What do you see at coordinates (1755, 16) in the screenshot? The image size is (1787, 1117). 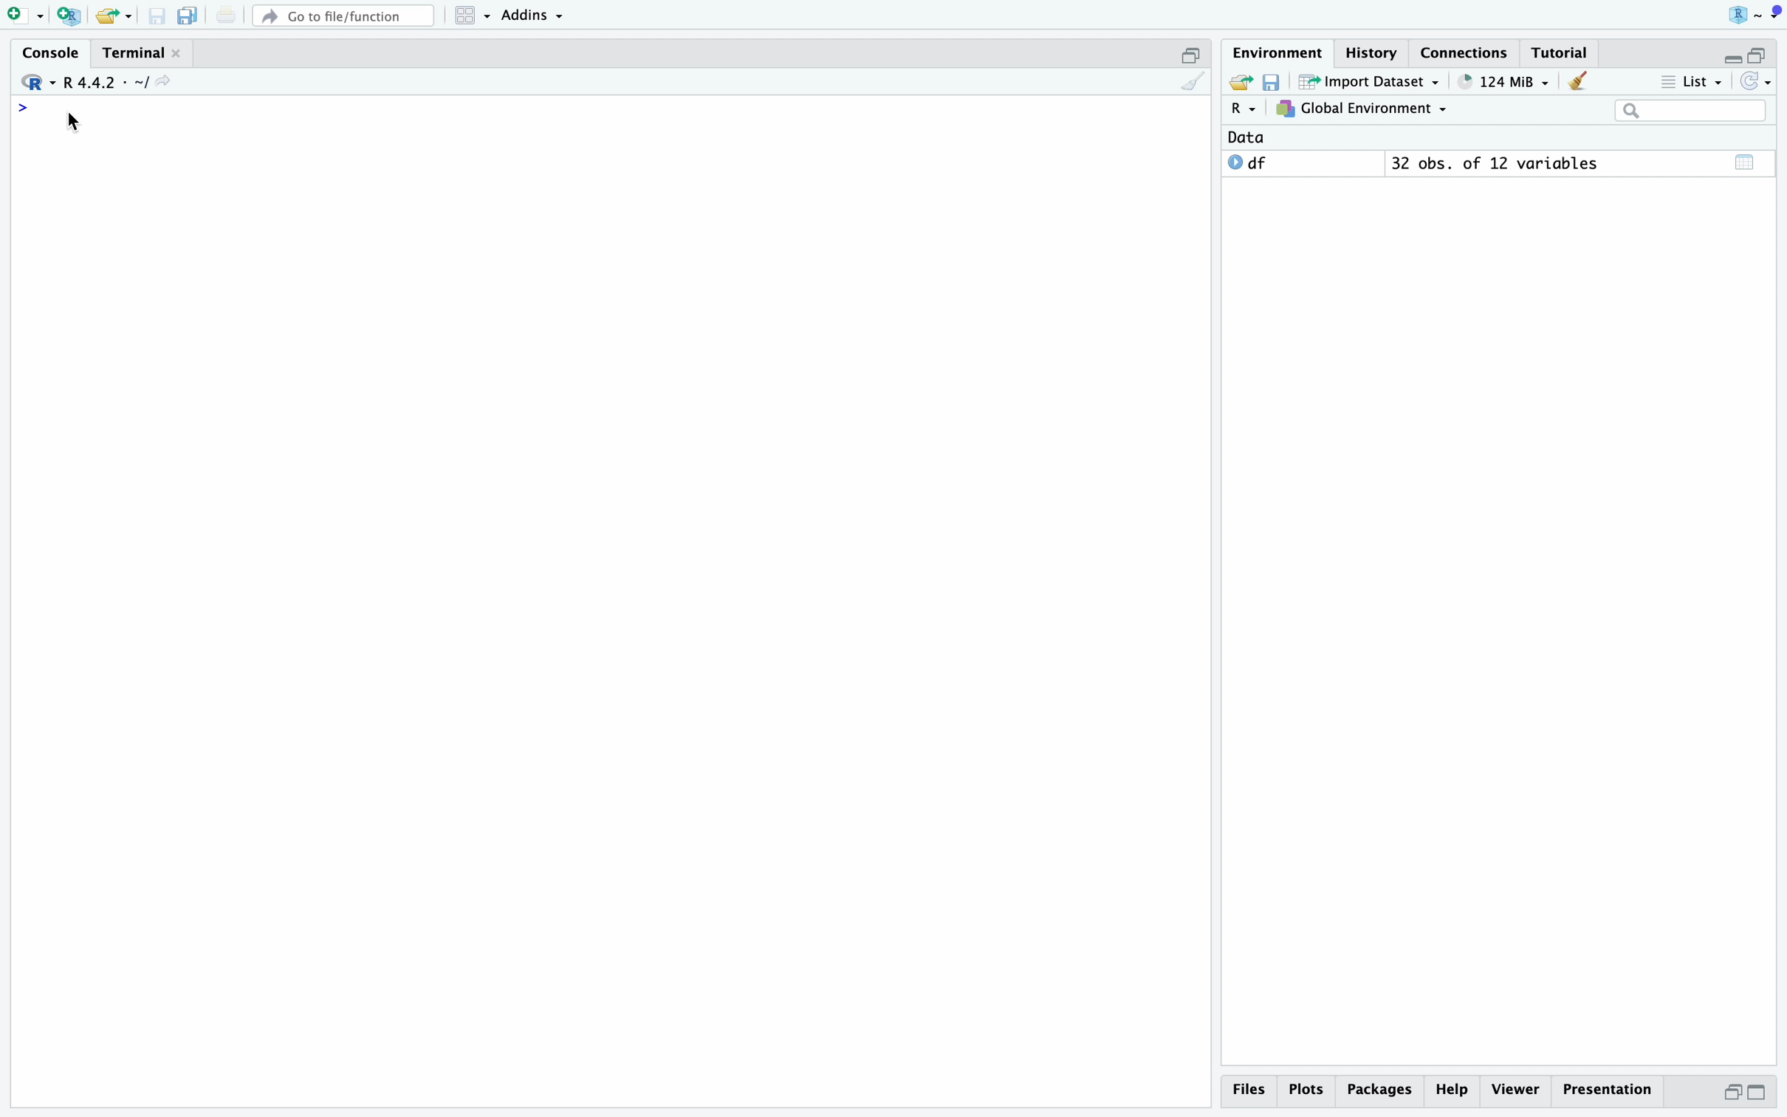 I see `logo` at bounding box center [1755, 16].